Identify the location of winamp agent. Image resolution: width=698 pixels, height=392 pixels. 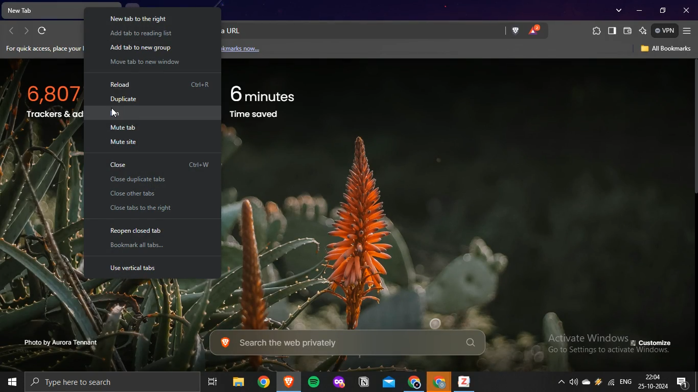
(598, 381).